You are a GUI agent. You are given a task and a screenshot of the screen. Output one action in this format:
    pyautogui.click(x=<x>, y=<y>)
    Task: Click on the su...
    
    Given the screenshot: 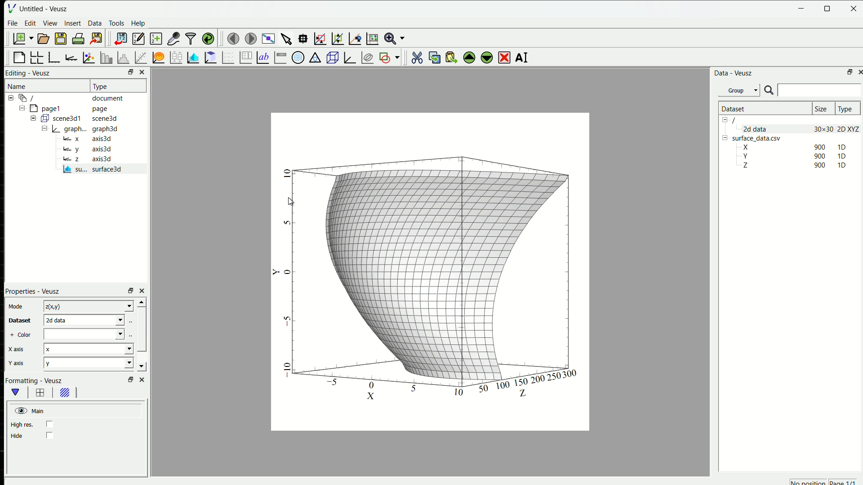 What is the action you would take?
    pyautogui.click(x=76, y=169)
    